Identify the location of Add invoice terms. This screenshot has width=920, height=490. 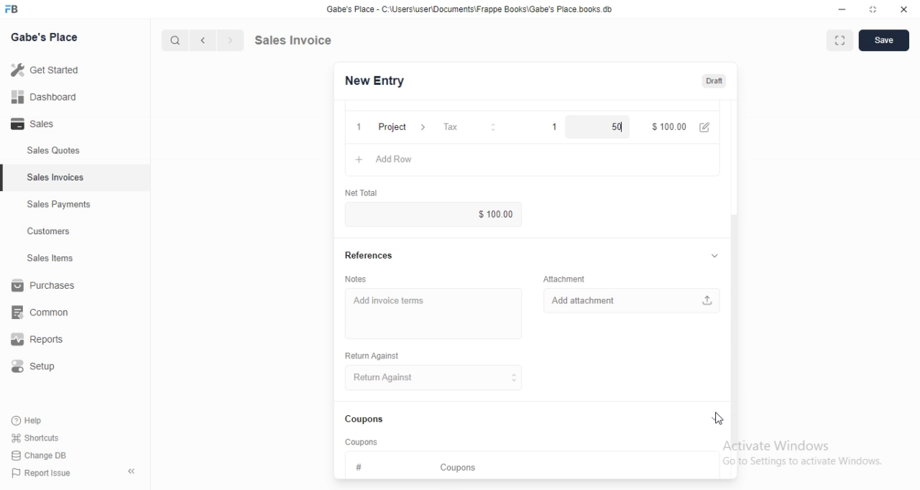
(433, 308).